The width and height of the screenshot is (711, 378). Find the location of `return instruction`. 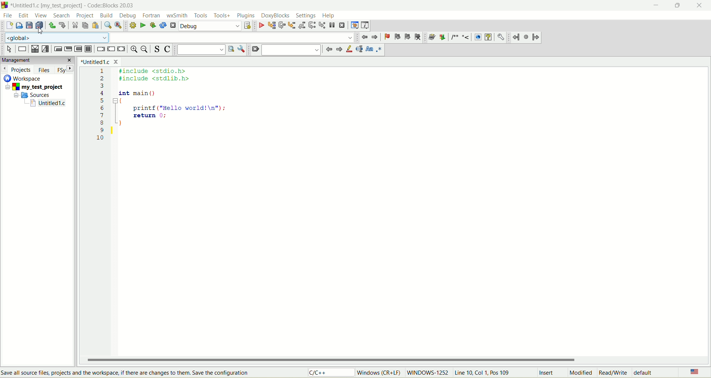

return instruction is located at coordinates (123, 49).